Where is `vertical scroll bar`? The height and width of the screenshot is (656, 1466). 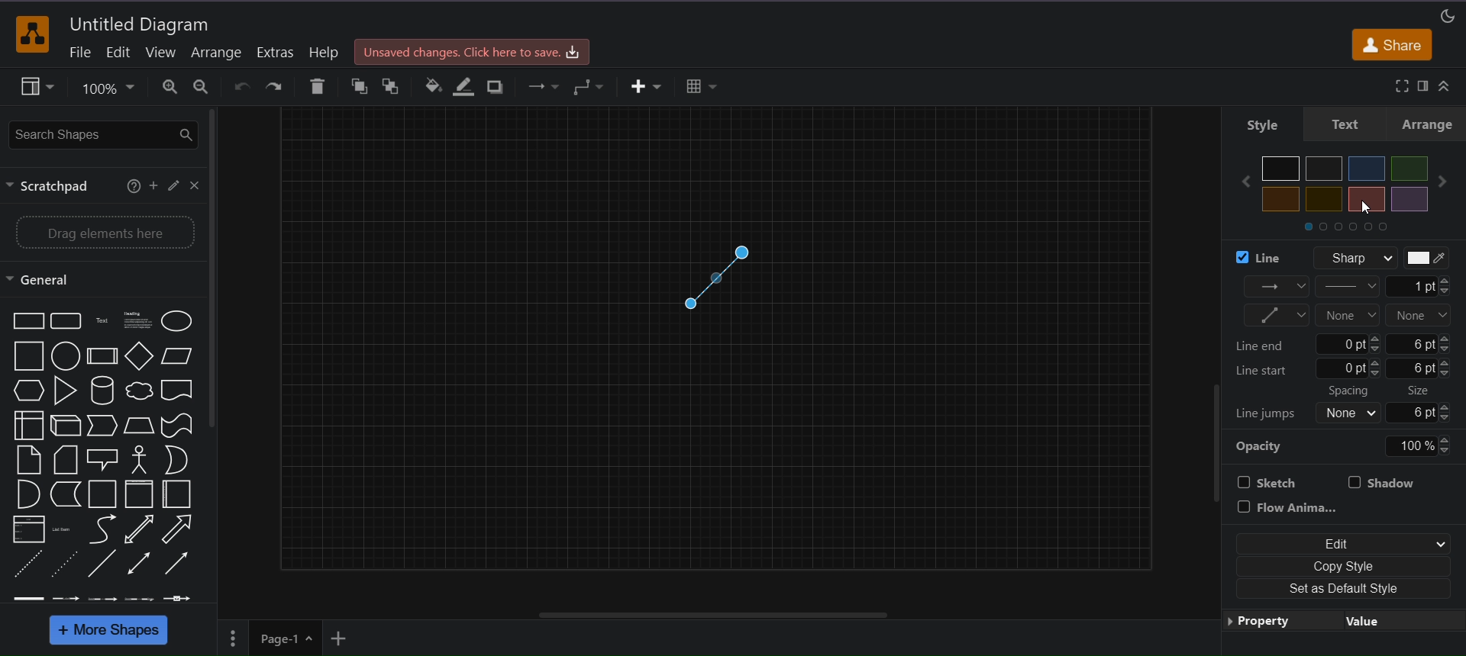 vertical scroll bar is located at coordinates (217, 272).